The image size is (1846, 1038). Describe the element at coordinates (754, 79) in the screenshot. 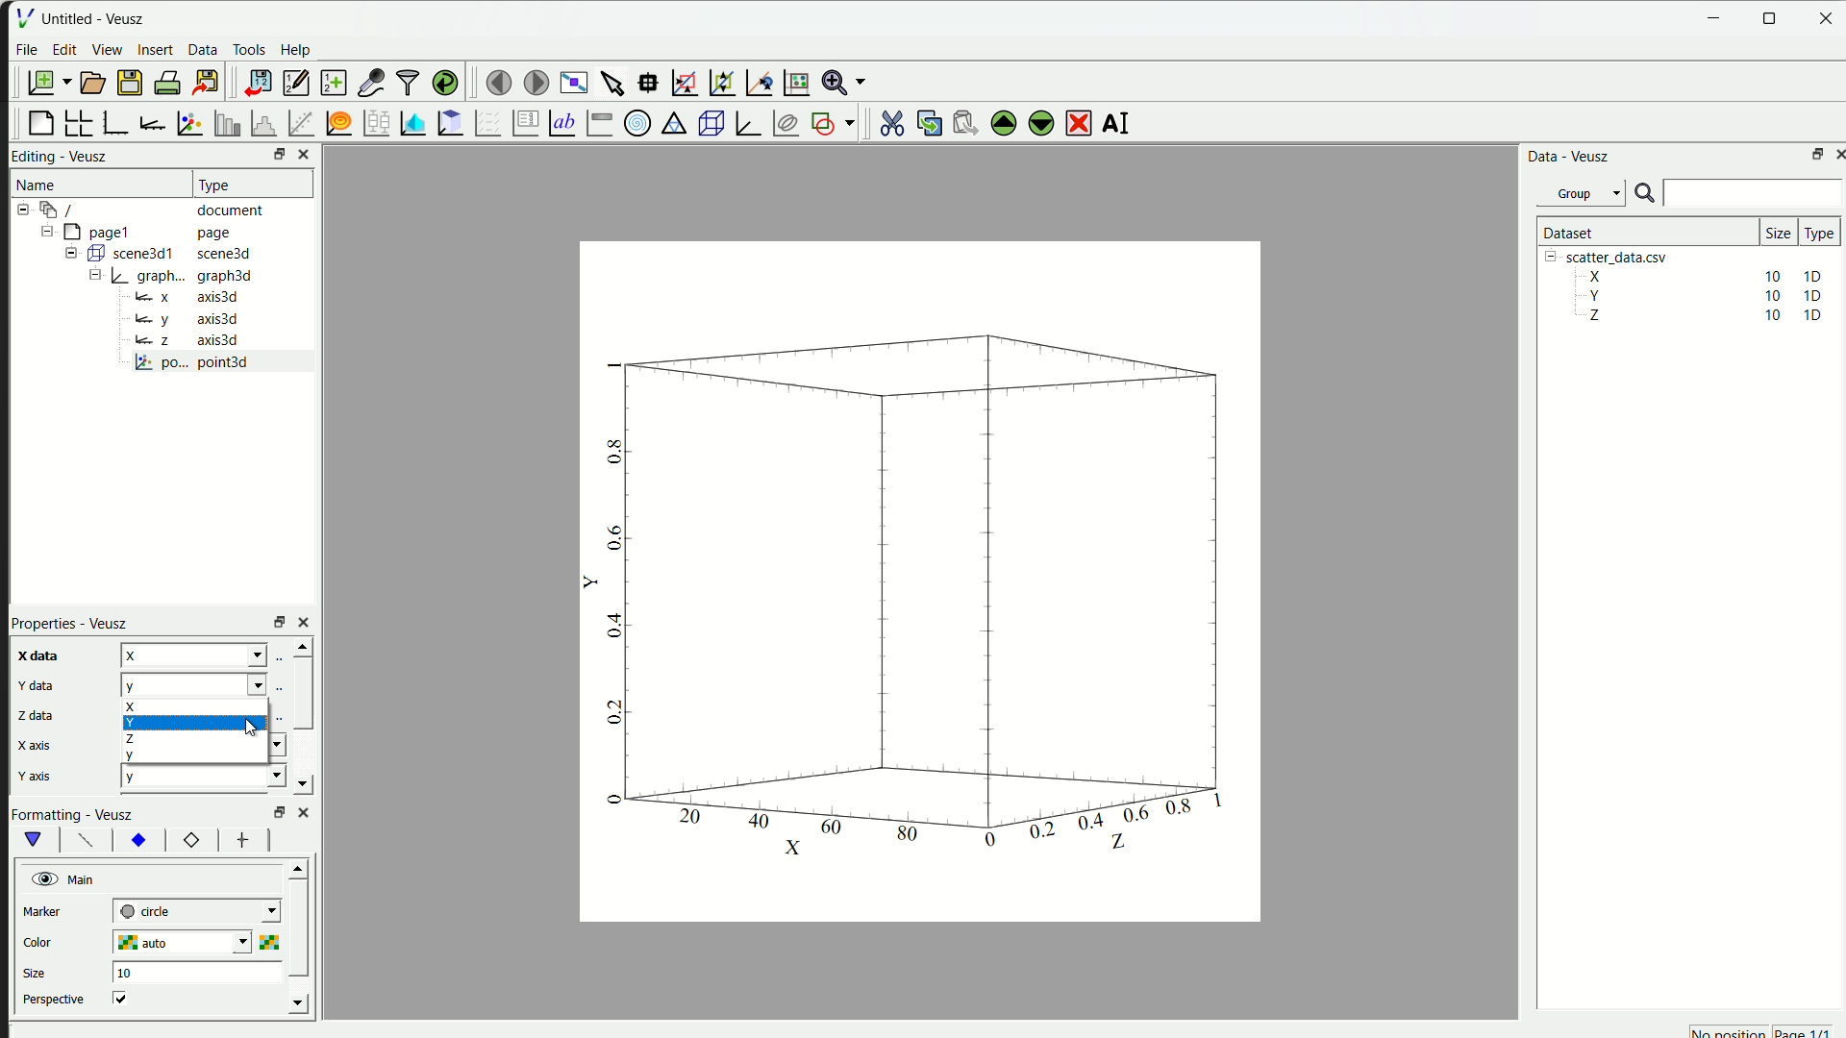

I see `recenter graph axes` at that location.